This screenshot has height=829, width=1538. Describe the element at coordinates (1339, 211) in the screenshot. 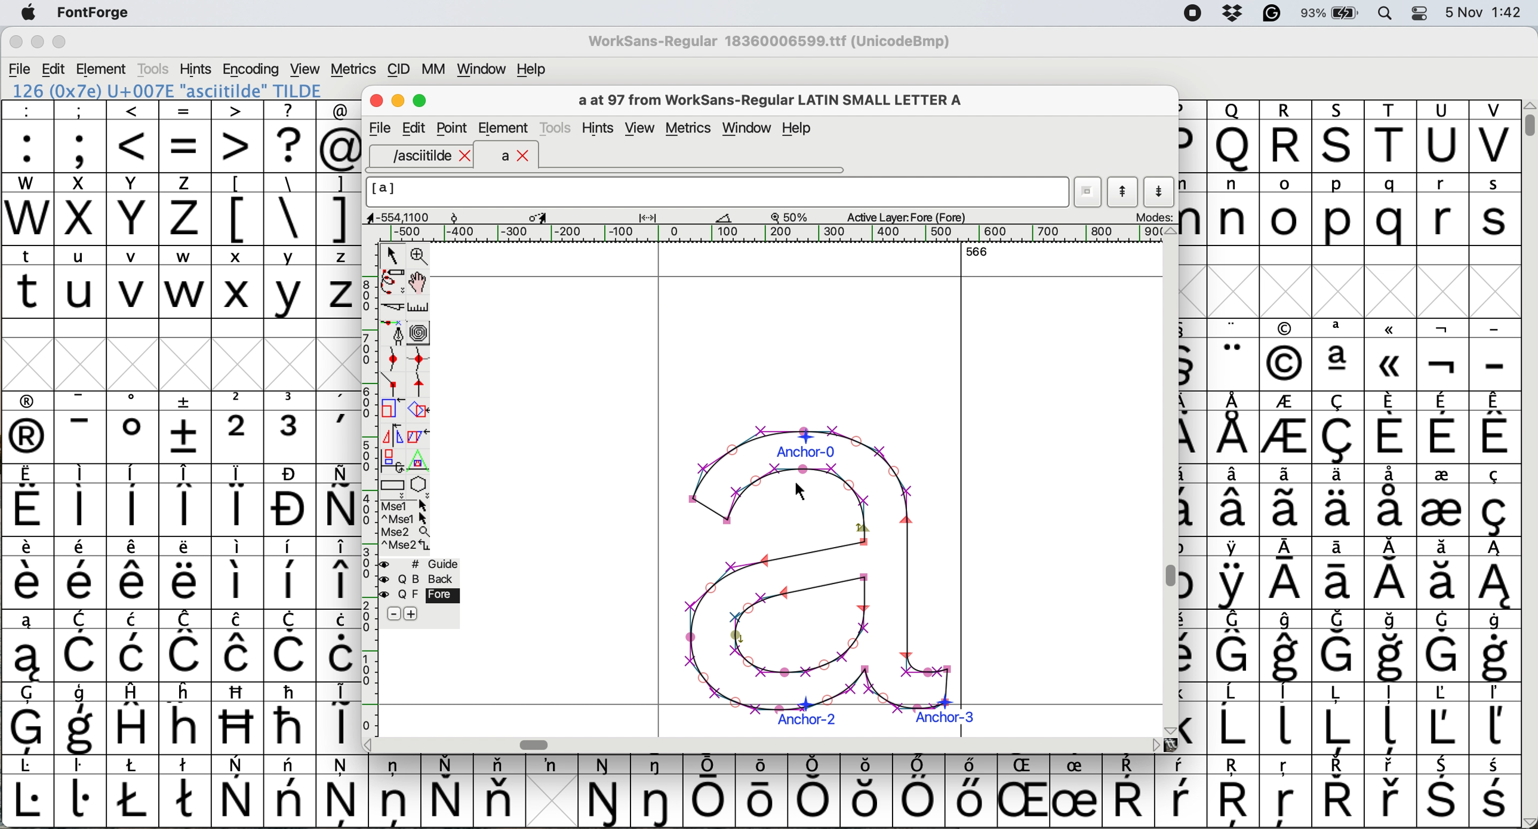

I see `p` at that location.